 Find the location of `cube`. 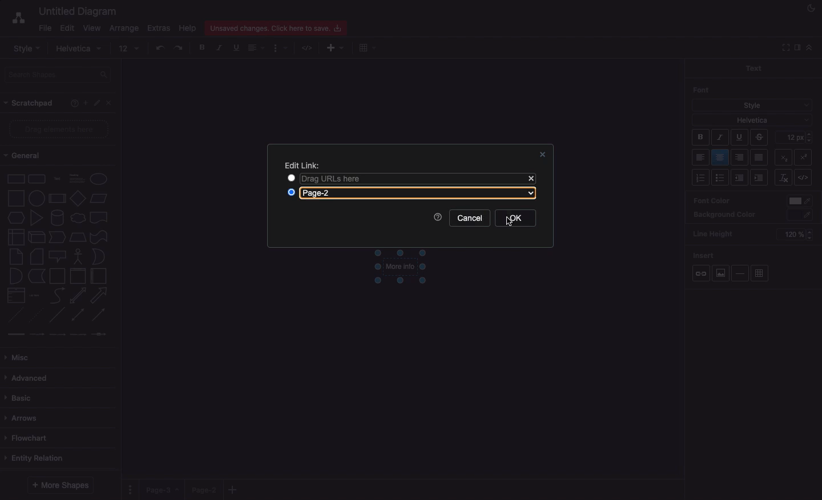

cube is located at coordinates (37, 237).